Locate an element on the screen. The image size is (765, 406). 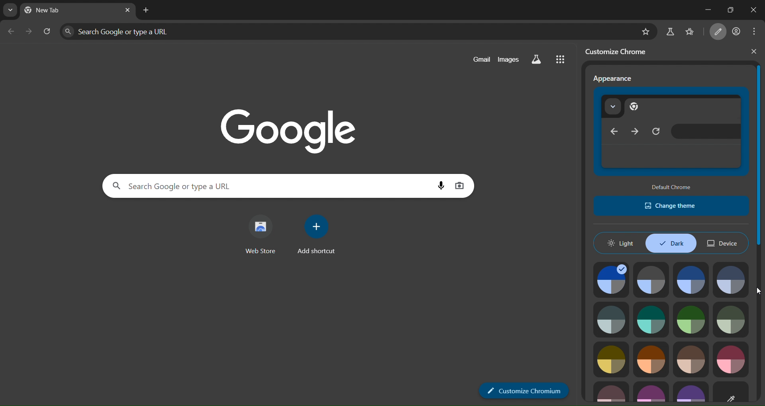
slider is located at coordinates (760, 221).